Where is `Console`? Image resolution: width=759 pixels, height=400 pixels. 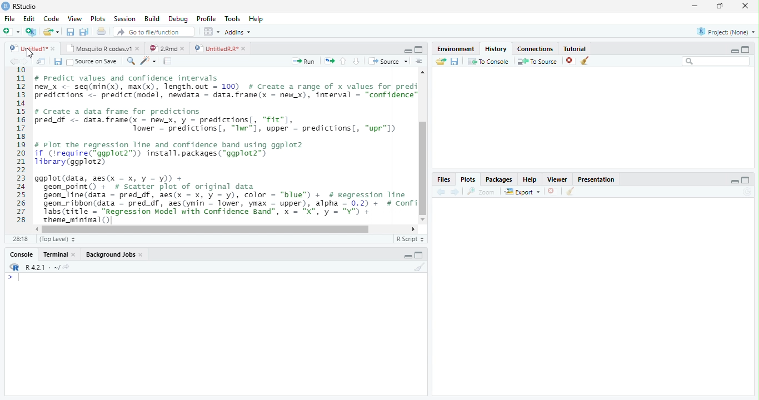
Console is located at coordinates (21, 253).